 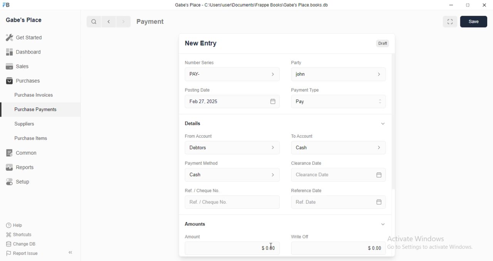 What do you see at coordinates (306, 163) in the screenshot?
I see `Clearance Date` at bounding box center [306, 163].